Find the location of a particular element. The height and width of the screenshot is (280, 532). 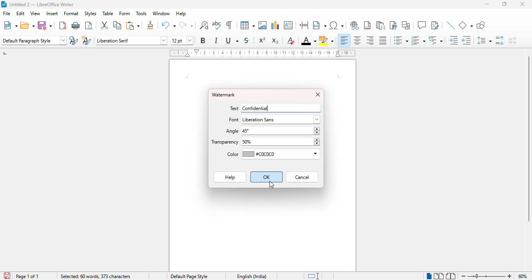

insert field is located at coordinates (319, 25).